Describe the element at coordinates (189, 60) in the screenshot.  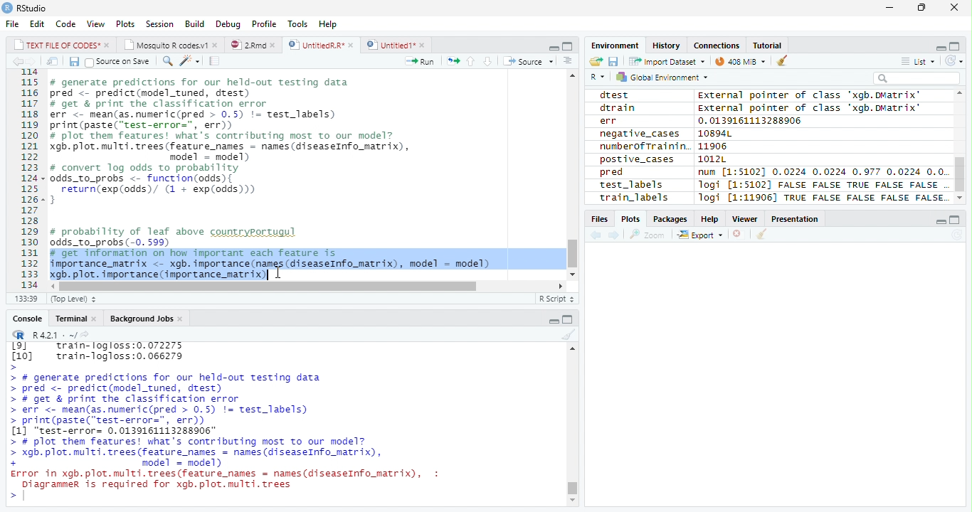
I see `Coding Tools` at that location.